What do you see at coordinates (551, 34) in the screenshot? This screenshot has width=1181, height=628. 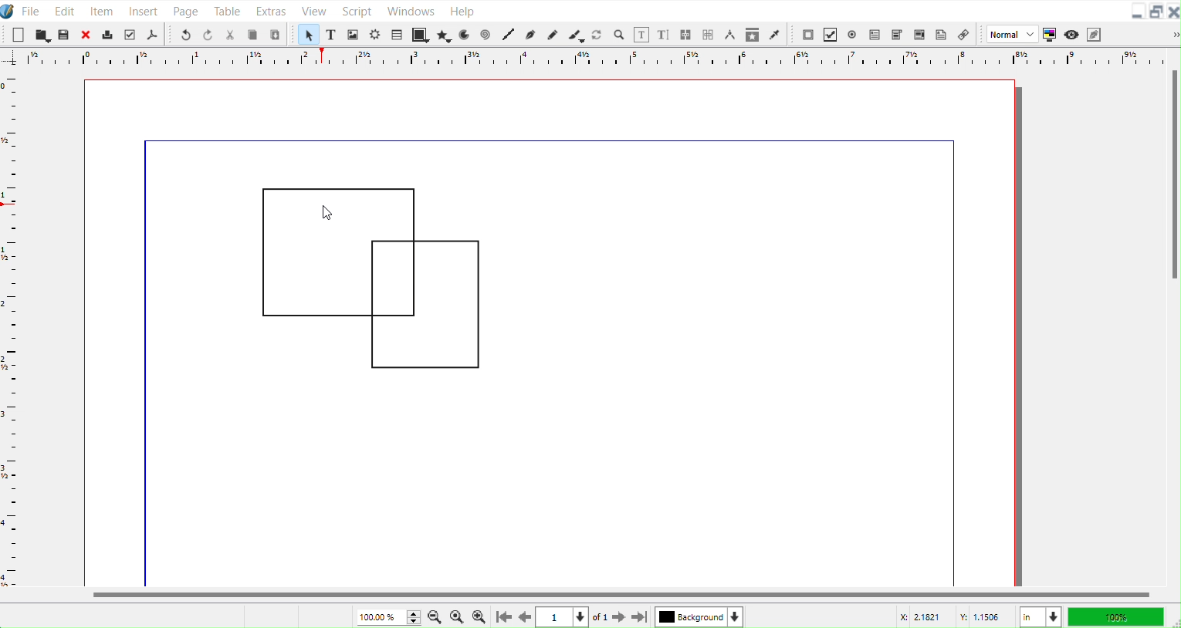 I see `Freehand line` at bounding box center [551, 34].